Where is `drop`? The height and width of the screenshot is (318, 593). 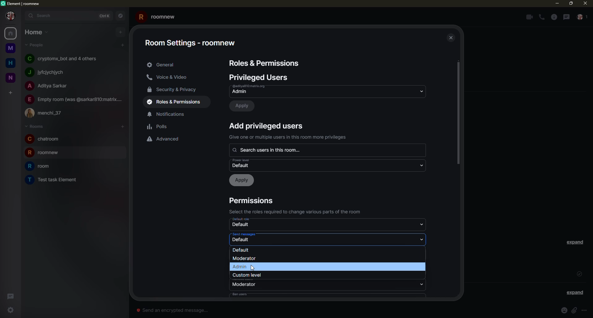
drop is located at coordinates (423, 224).